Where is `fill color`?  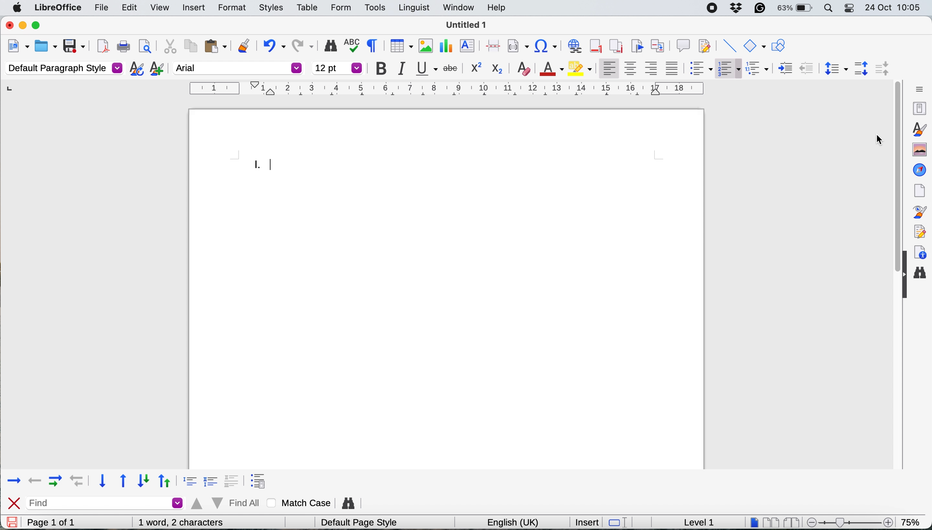
fill color is located at coordinates (580, 68).